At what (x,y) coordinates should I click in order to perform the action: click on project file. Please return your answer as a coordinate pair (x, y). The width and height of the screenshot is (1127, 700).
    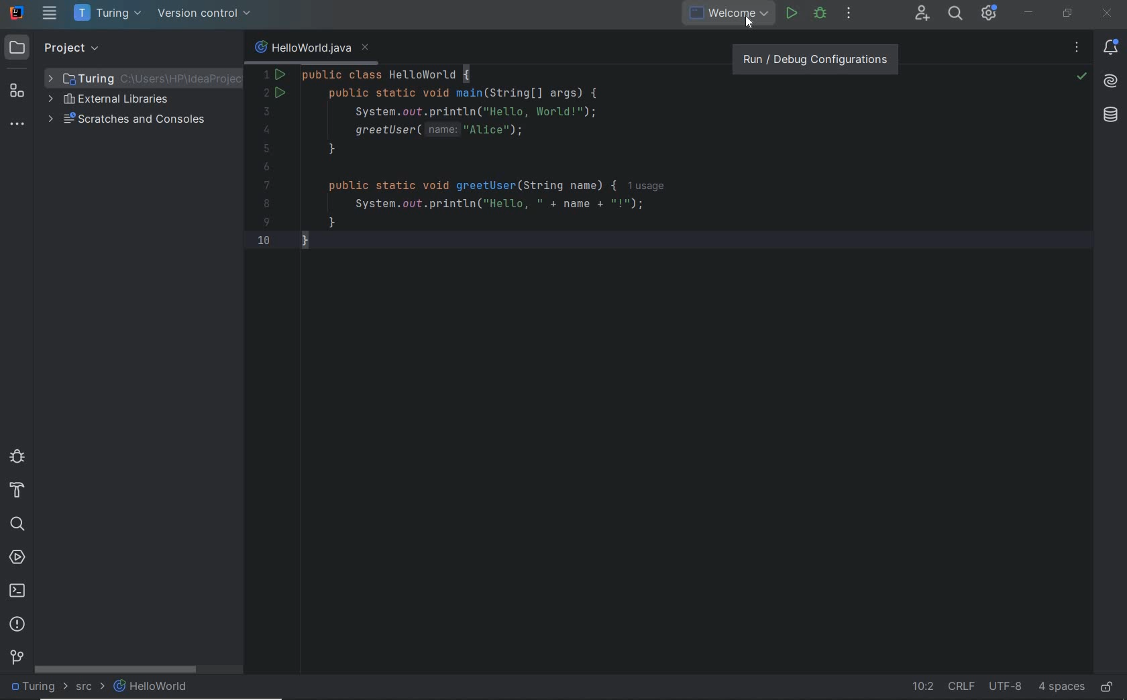
    Looking at the image, I should click on (37, 686).